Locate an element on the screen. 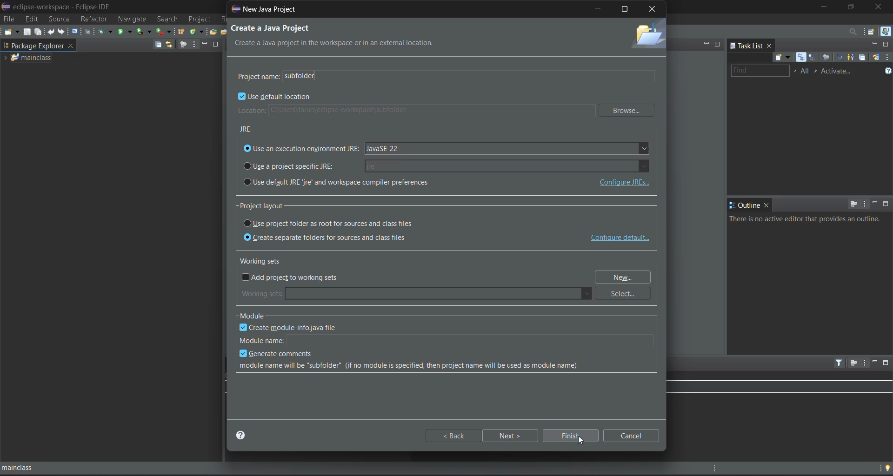  categorized is located at coordinates (802, 57).